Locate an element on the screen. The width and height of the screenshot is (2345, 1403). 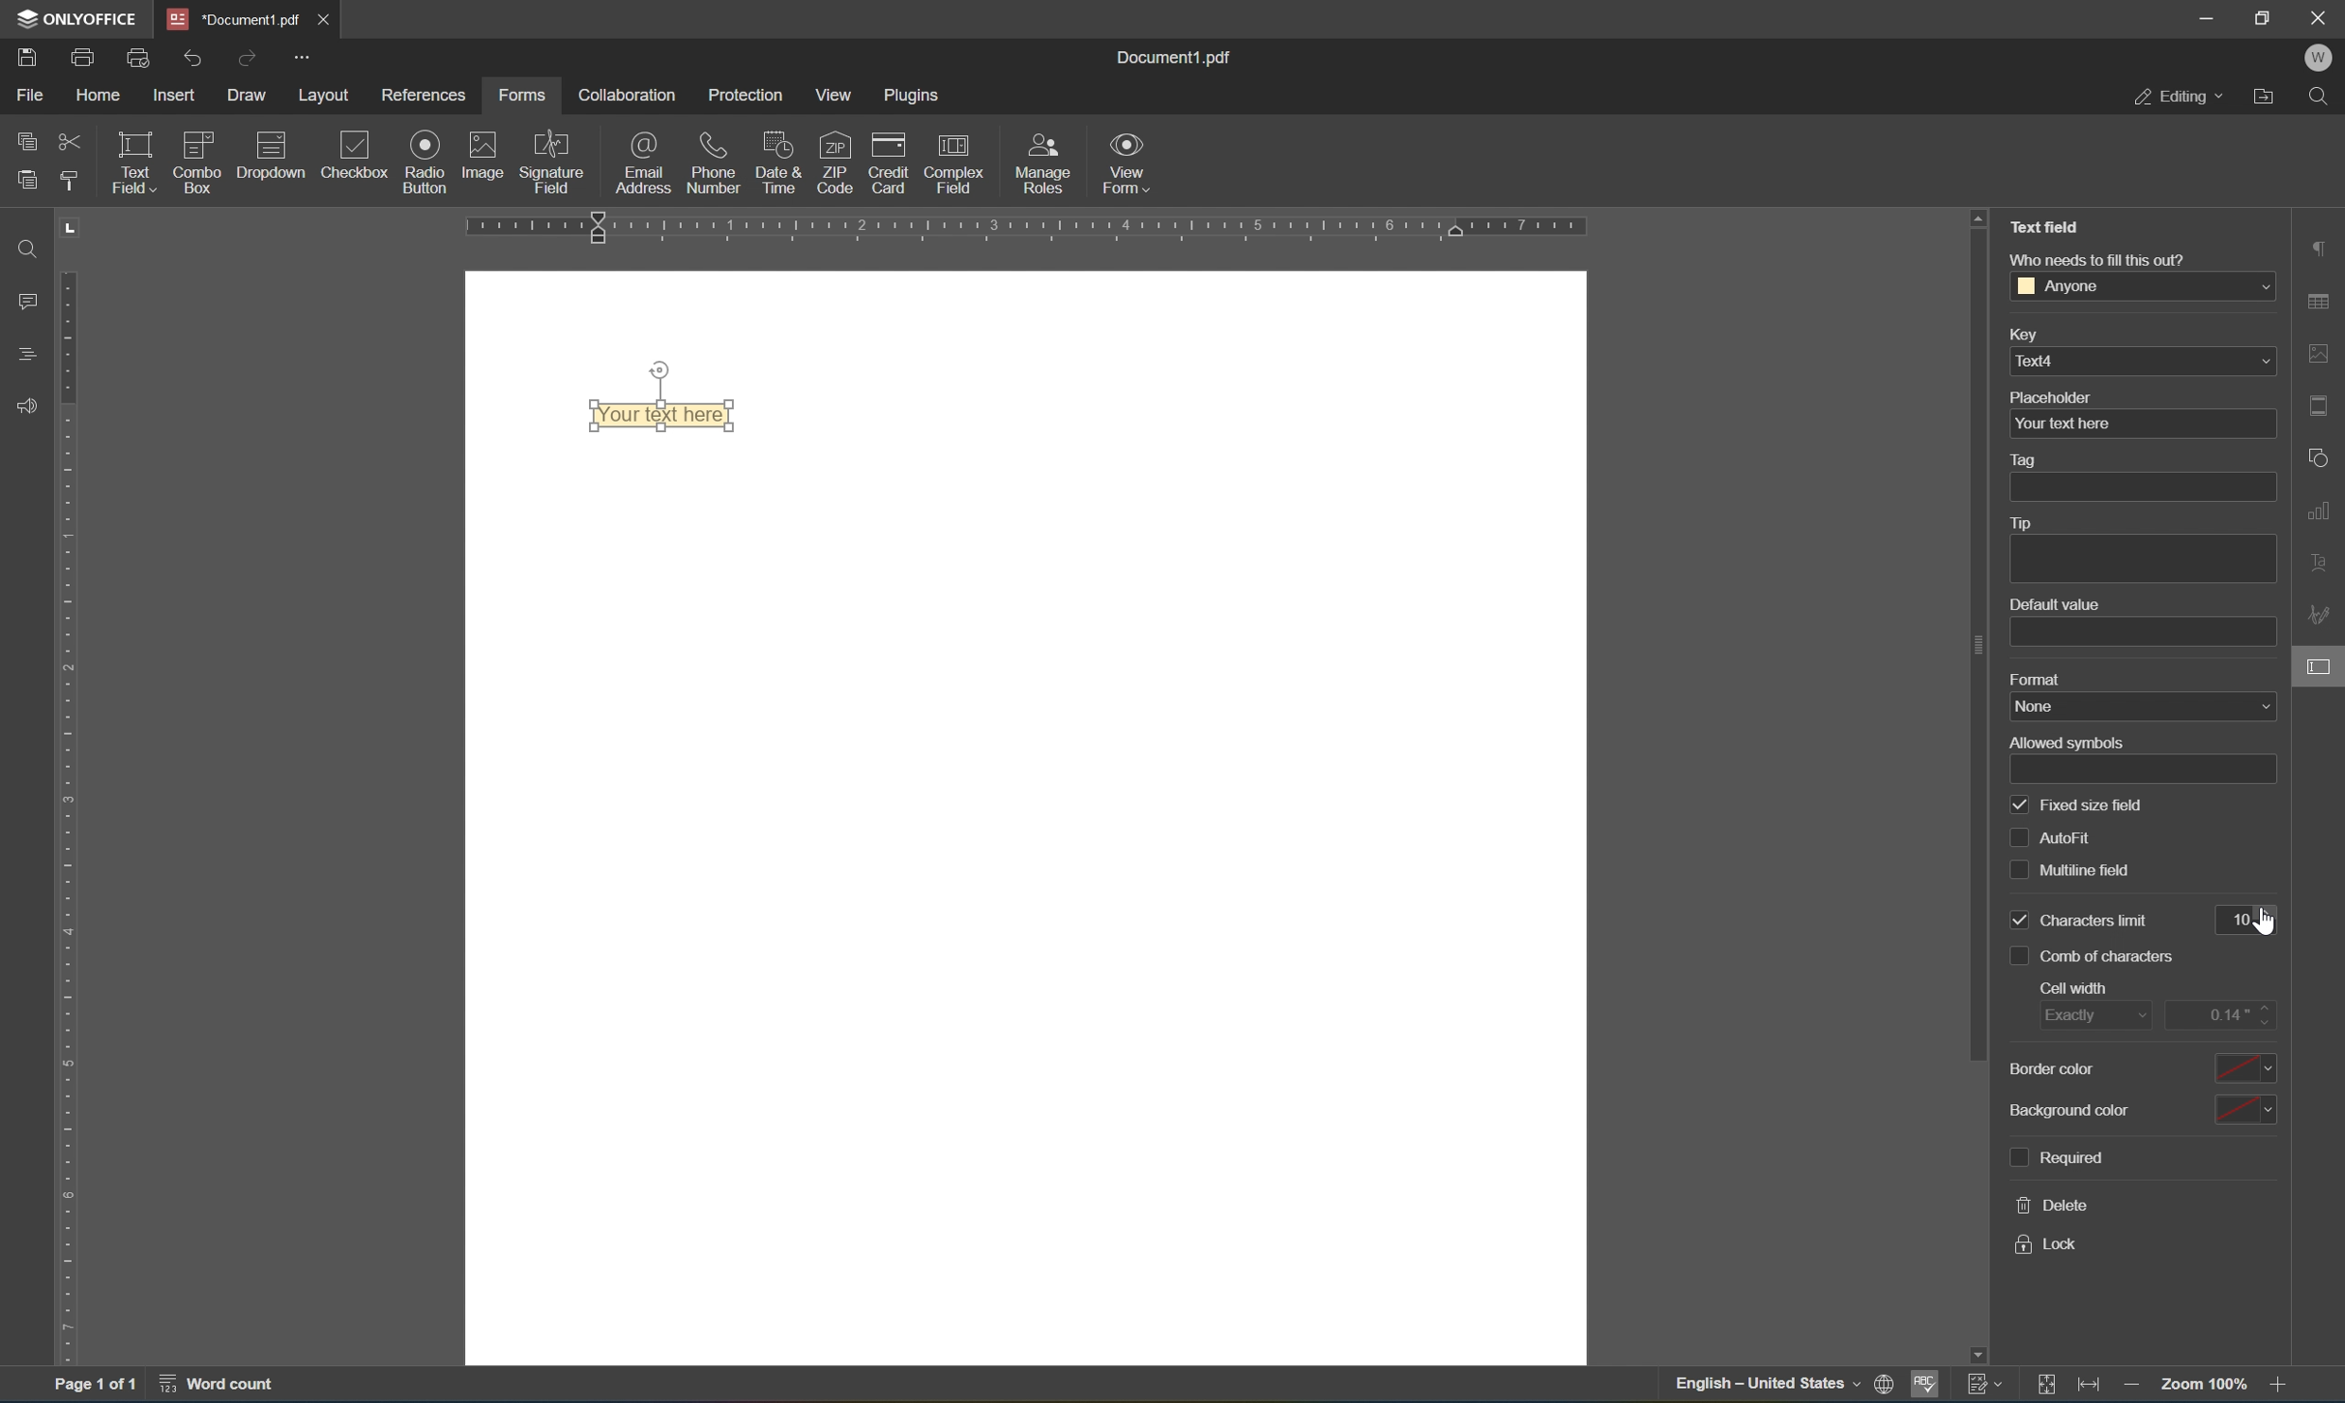
multiline fit is located at coordinates (2102, 871).